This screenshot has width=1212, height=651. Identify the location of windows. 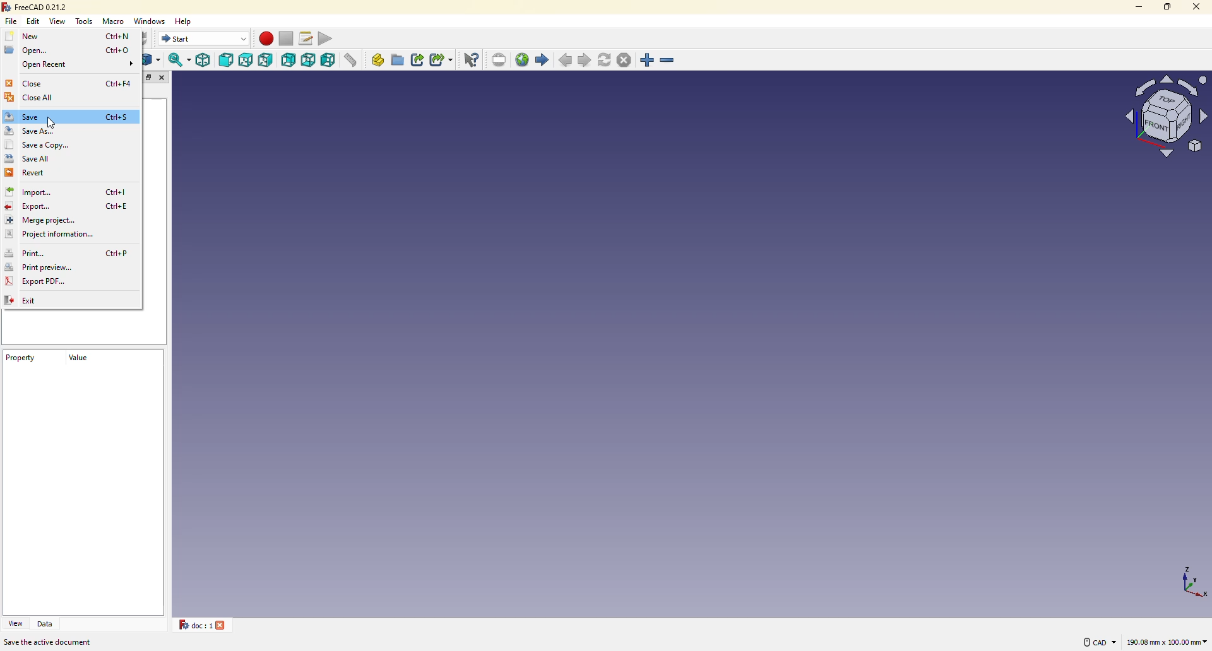
(152, 21).